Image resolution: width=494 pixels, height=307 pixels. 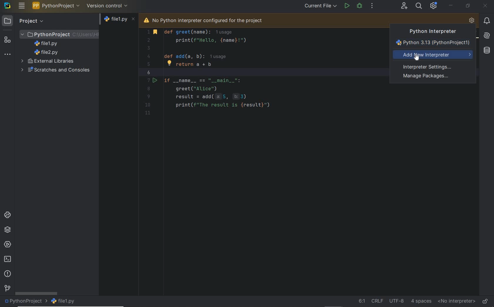 What do you see at coordinates (7, 289) in the screenshot?
I see `version control` at bounding box center [7, 289].